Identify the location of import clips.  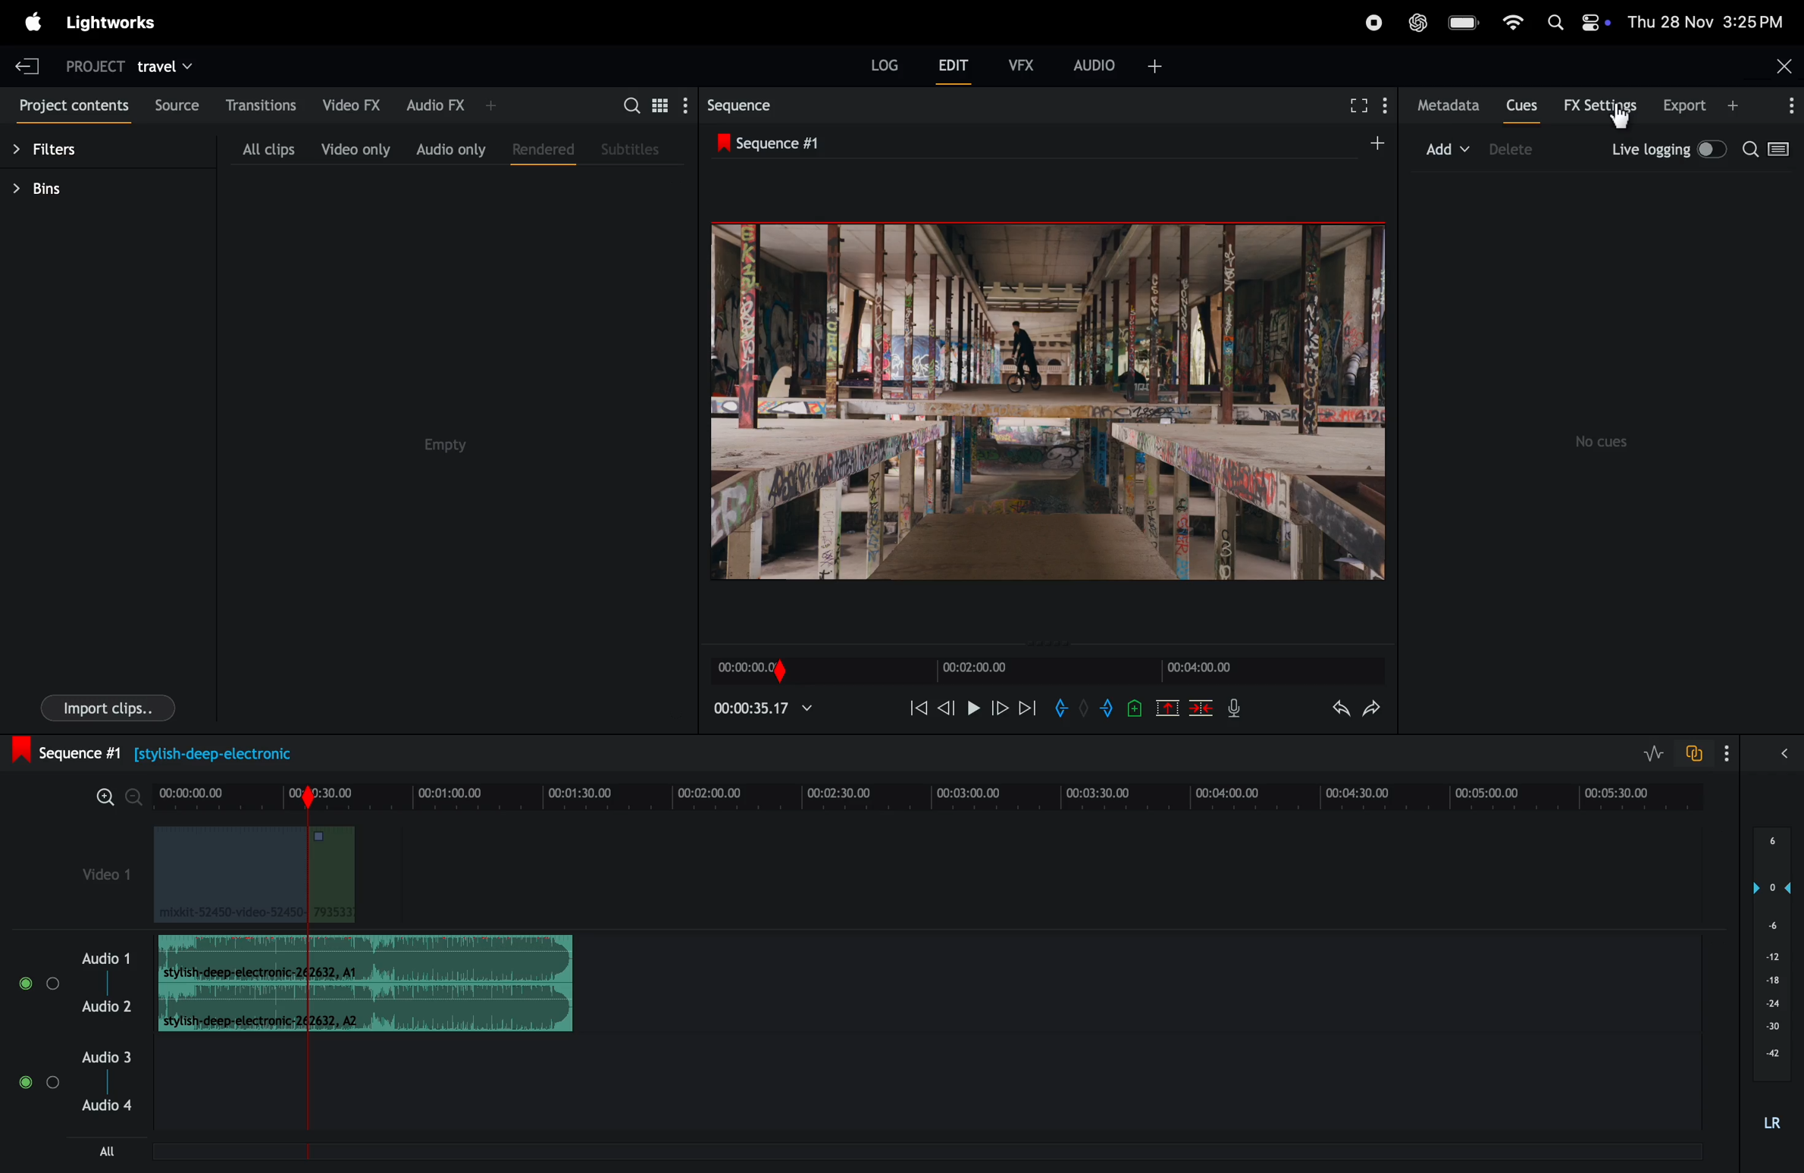
(99, 710).